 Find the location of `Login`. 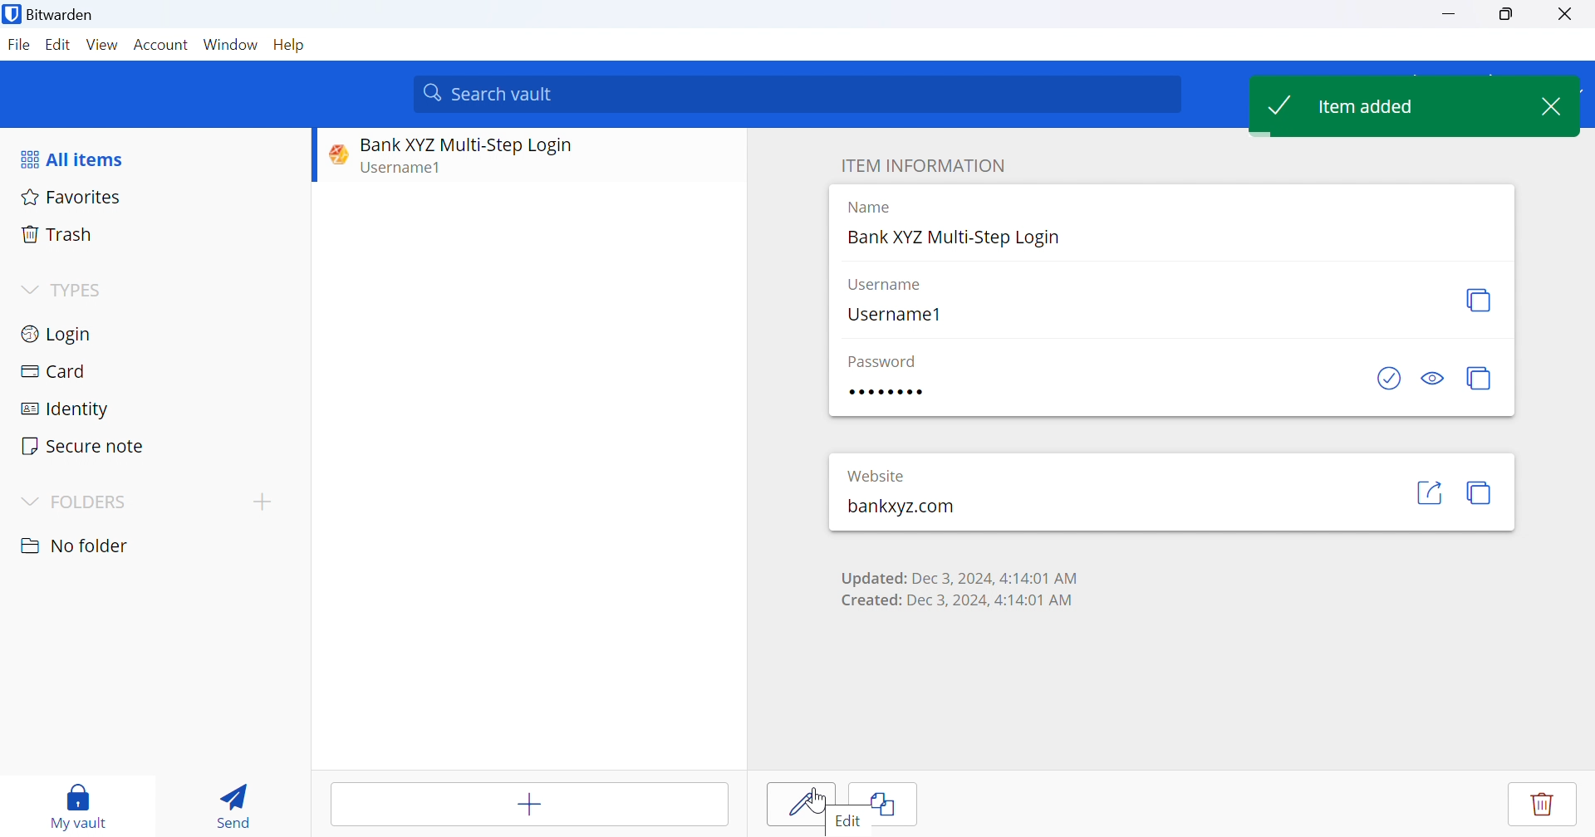

Login is located at coordinates (59, 332).